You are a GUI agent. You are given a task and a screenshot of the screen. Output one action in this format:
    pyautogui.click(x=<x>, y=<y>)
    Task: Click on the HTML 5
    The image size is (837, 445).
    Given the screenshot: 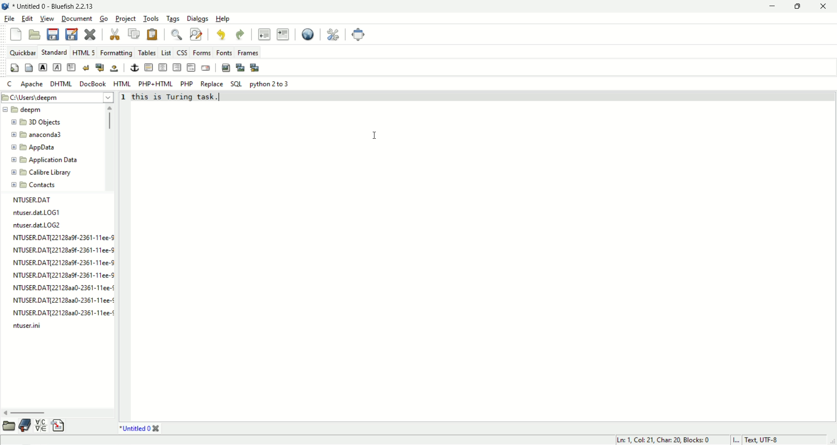 What is the action you would take?
    pyautogui.click(x=83, y=52)
    